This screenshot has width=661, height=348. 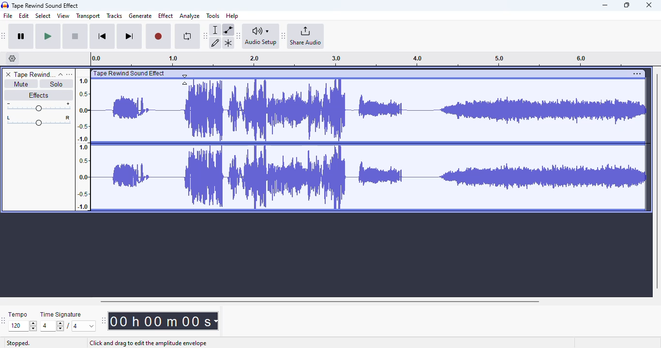 What do you see at coordinates (206, 35) in the screenshot?
I see `Move audacity tools toolbar` at bounding box center [206, 35].